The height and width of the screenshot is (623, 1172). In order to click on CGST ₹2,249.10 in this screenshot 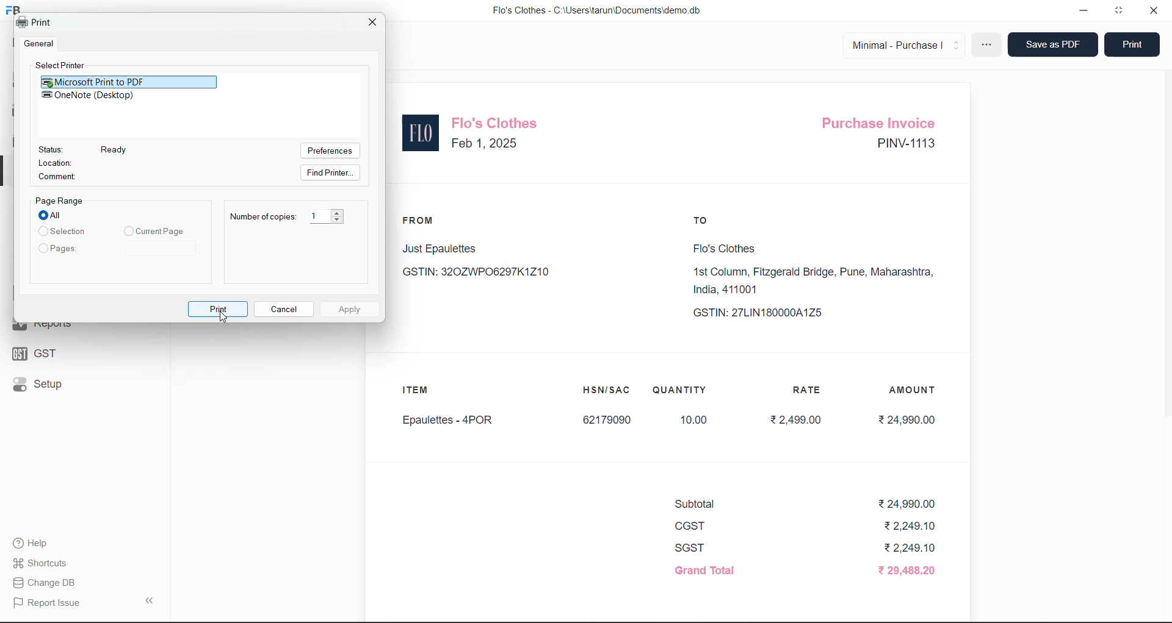, I will do `click(806, 527)`.